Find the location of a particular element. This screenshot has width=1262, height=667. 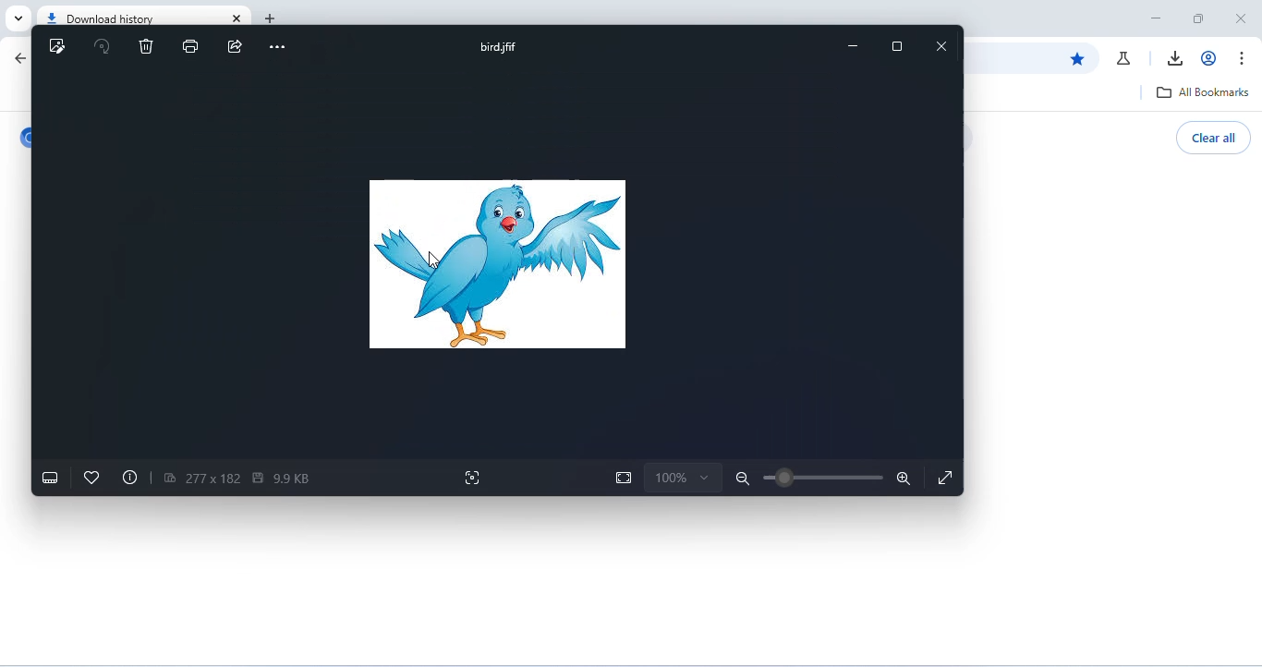

image size is located at coordinates (242, 478).